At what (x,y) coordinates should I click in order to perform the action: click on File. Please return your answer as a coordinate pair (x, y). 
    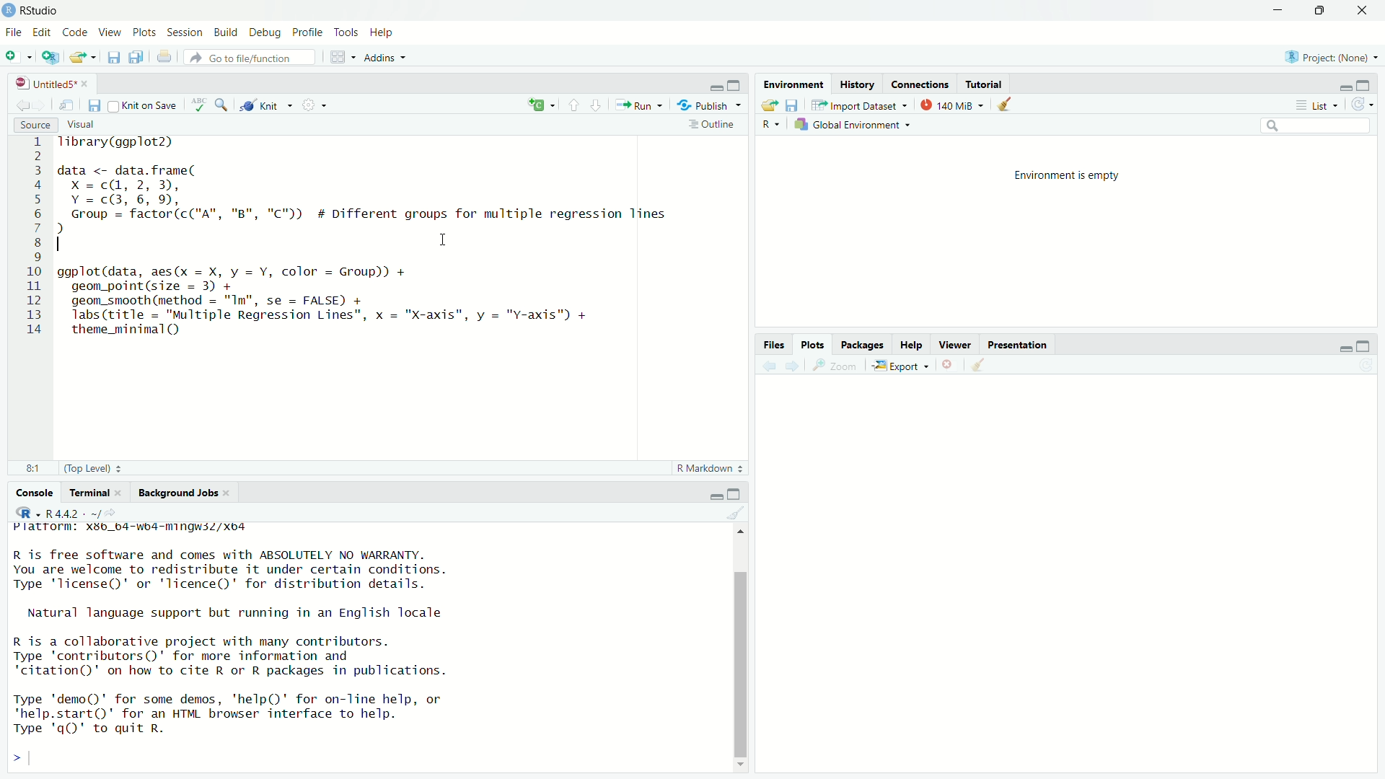
    Looking at the image, I should click on (16, 32).